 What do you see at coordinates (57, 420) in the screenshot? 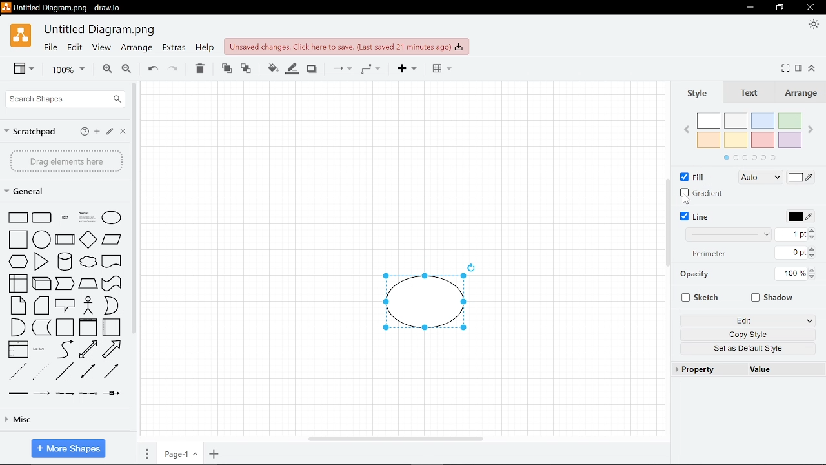
I see `Misc shapes` at bounding box center [57, 420].